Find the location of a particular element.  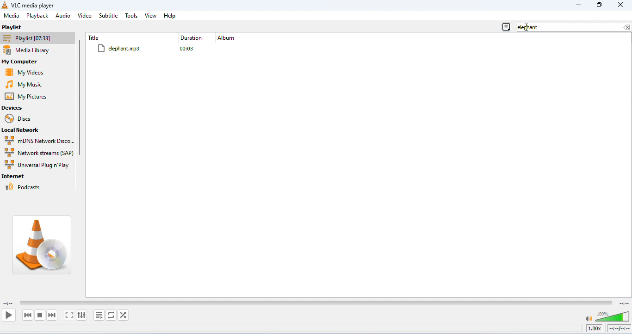

elapsed time is located at coordinates (8, 304).